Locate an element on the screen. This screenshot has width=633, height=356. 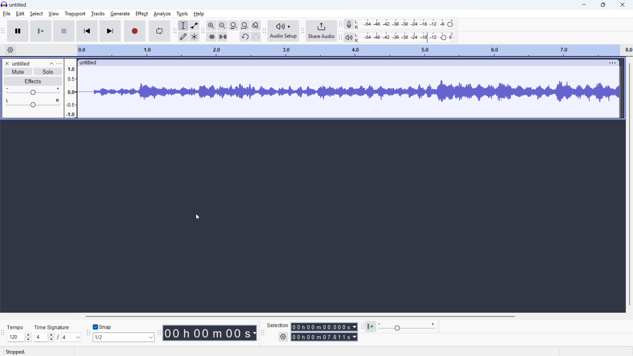
effect is located at coordinates (142, 13).